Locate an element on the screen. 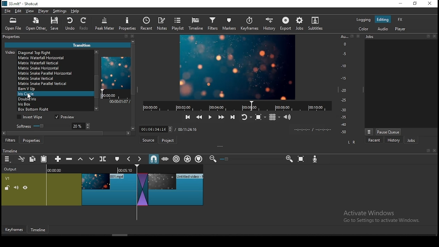 This screenshot has width=439, height=247. Timeframe is located at coordinates (40, 231).